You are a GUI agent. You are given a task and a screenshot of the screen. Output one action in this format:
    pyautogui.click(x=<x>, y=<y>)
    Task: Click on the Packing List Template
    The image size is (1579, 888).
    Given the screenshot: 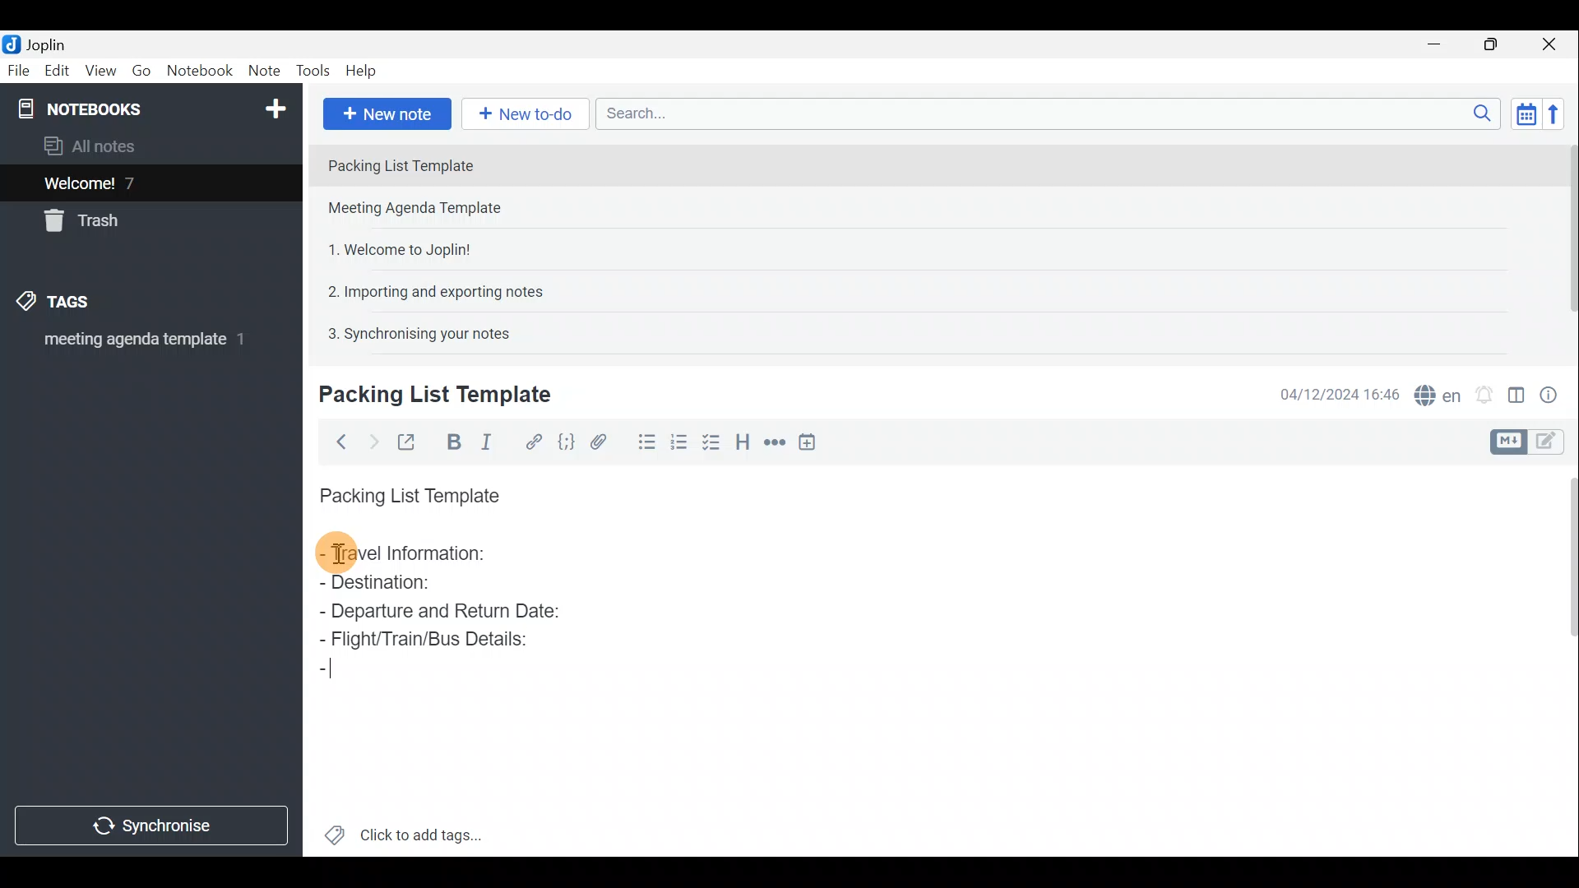 What is the action you would take?
    pyautogui.click(x=406, y=491)
    